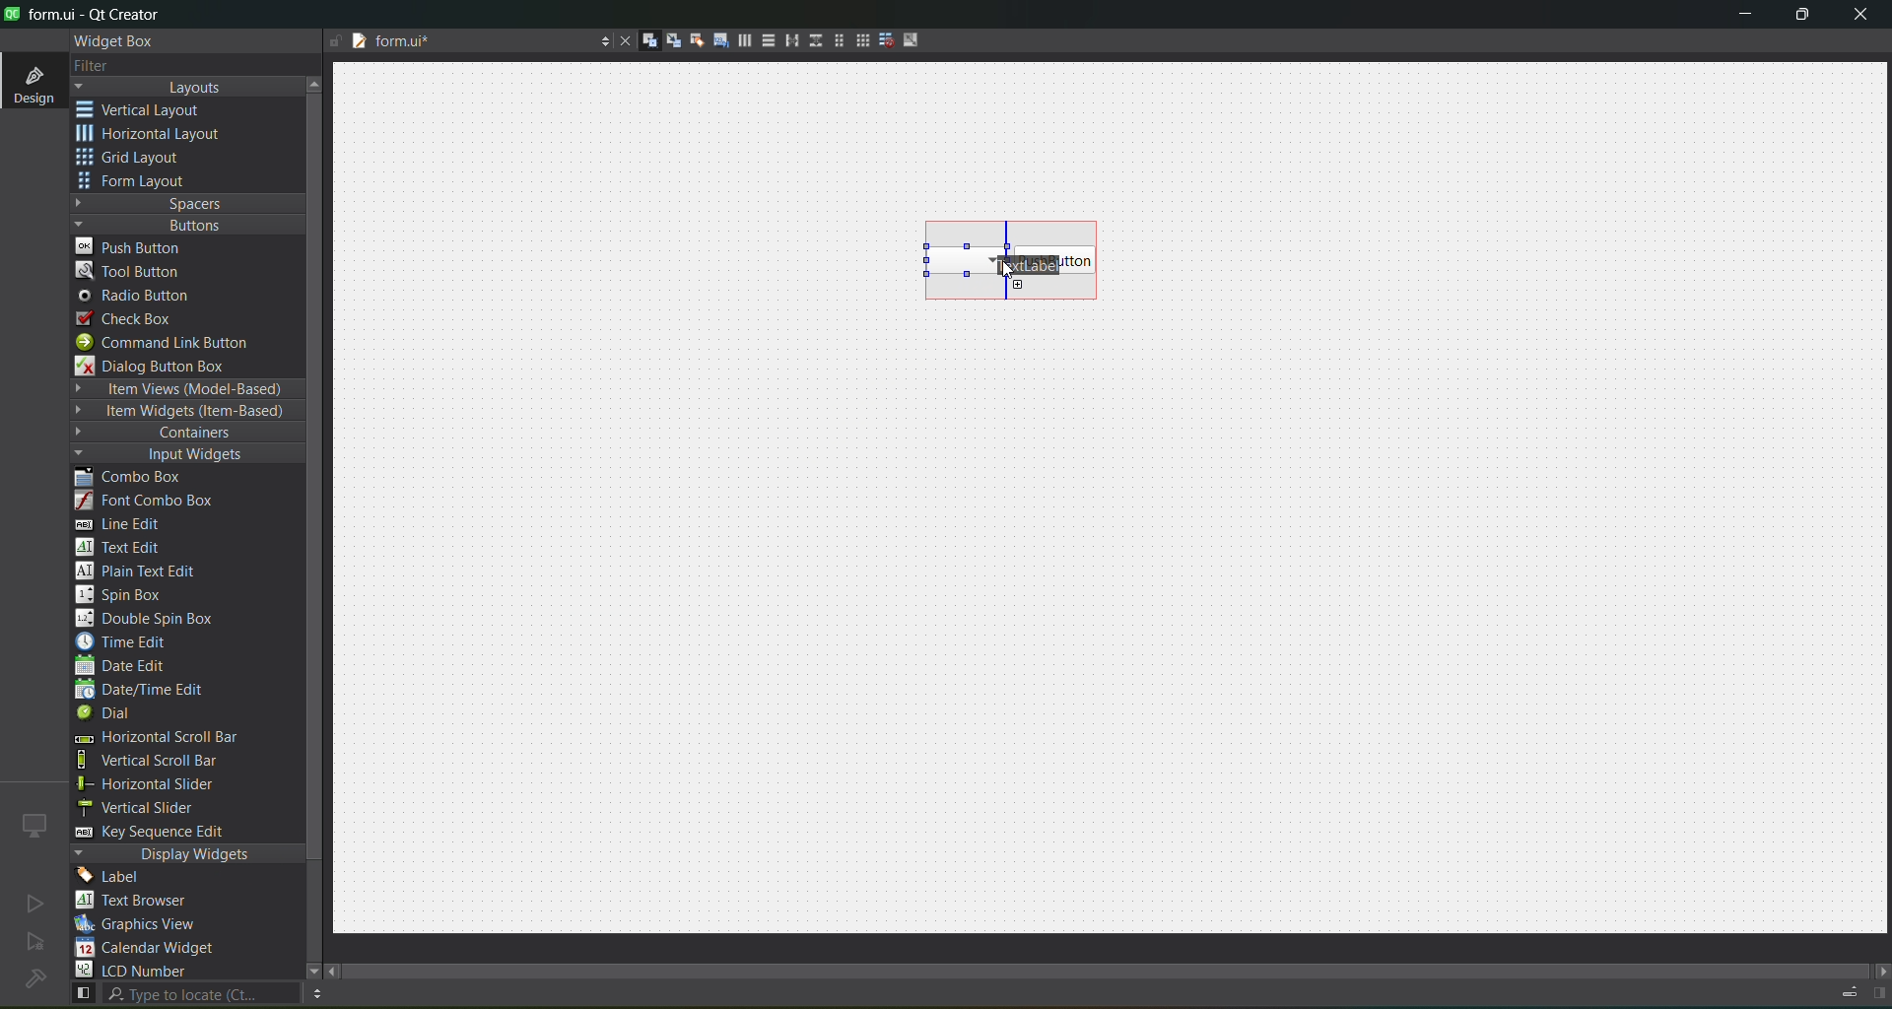  Describe the element at coordinates (34, 903) in the screenshot. I see `no active project` at that location.